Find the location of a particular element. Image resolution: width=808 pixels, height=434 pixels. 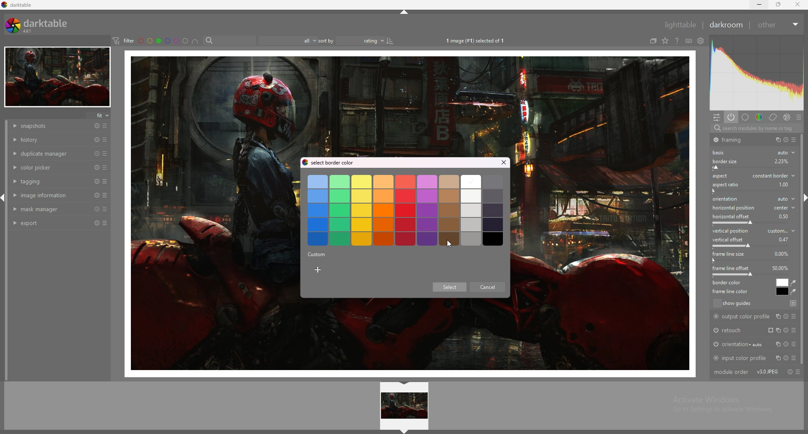

show guides is located at coordinates (754, 304).